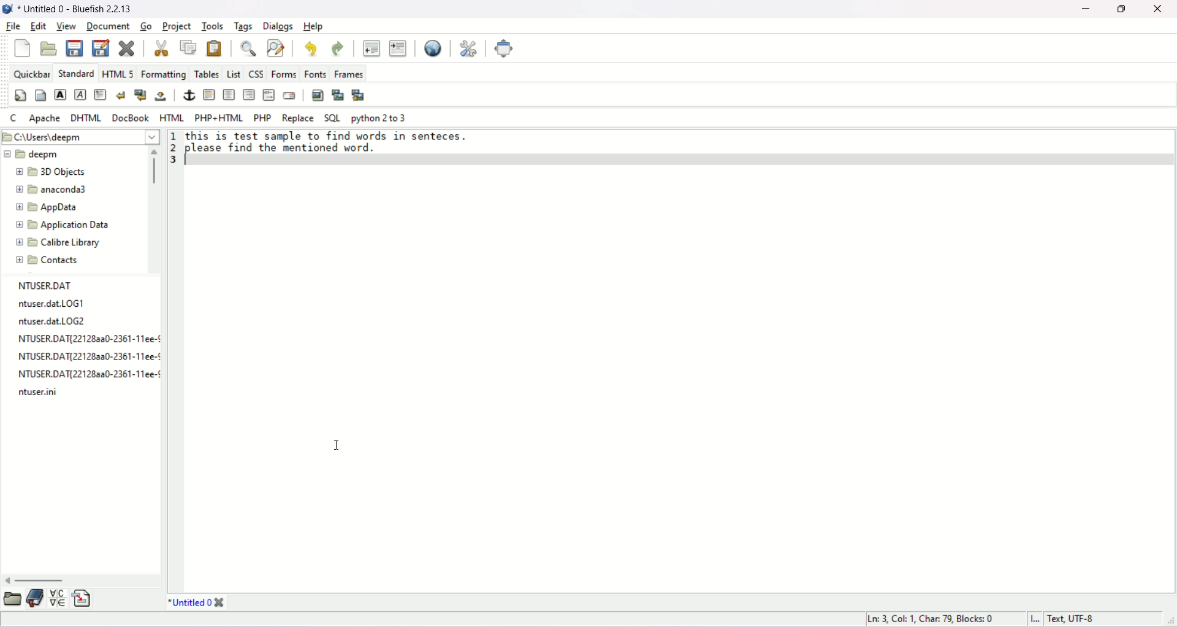  I want to click on documentation, so click(34, 599).